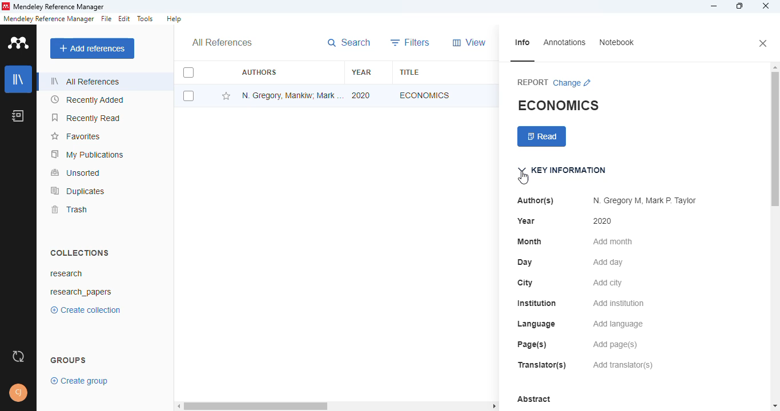 The height and width of the screenshot is (411, 780). I want to click on all references, so click(83, 81).